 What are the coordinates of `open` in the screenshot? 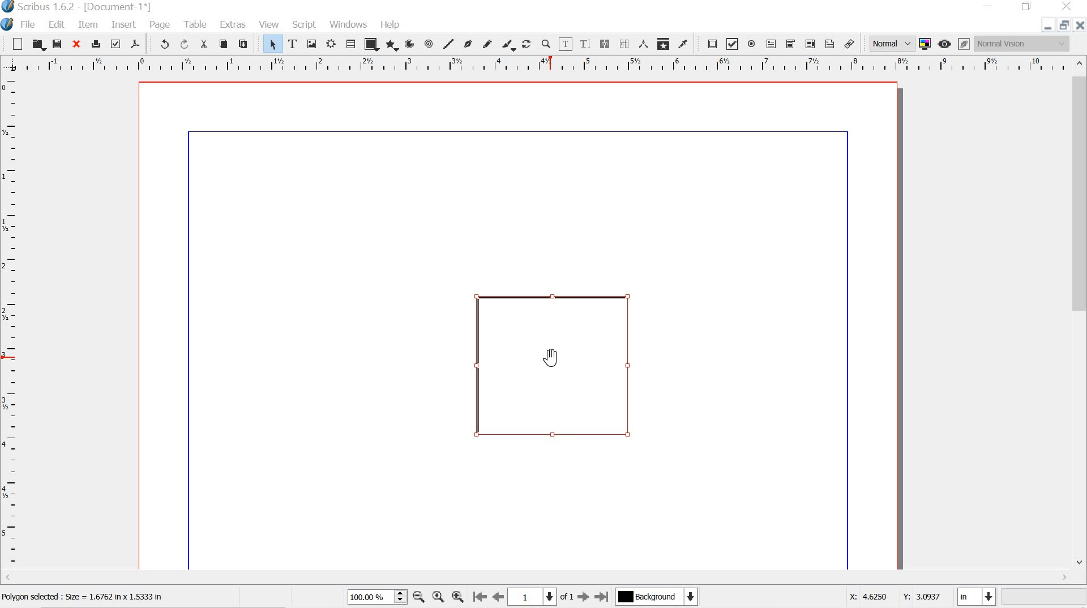 It's located at (38, 45).